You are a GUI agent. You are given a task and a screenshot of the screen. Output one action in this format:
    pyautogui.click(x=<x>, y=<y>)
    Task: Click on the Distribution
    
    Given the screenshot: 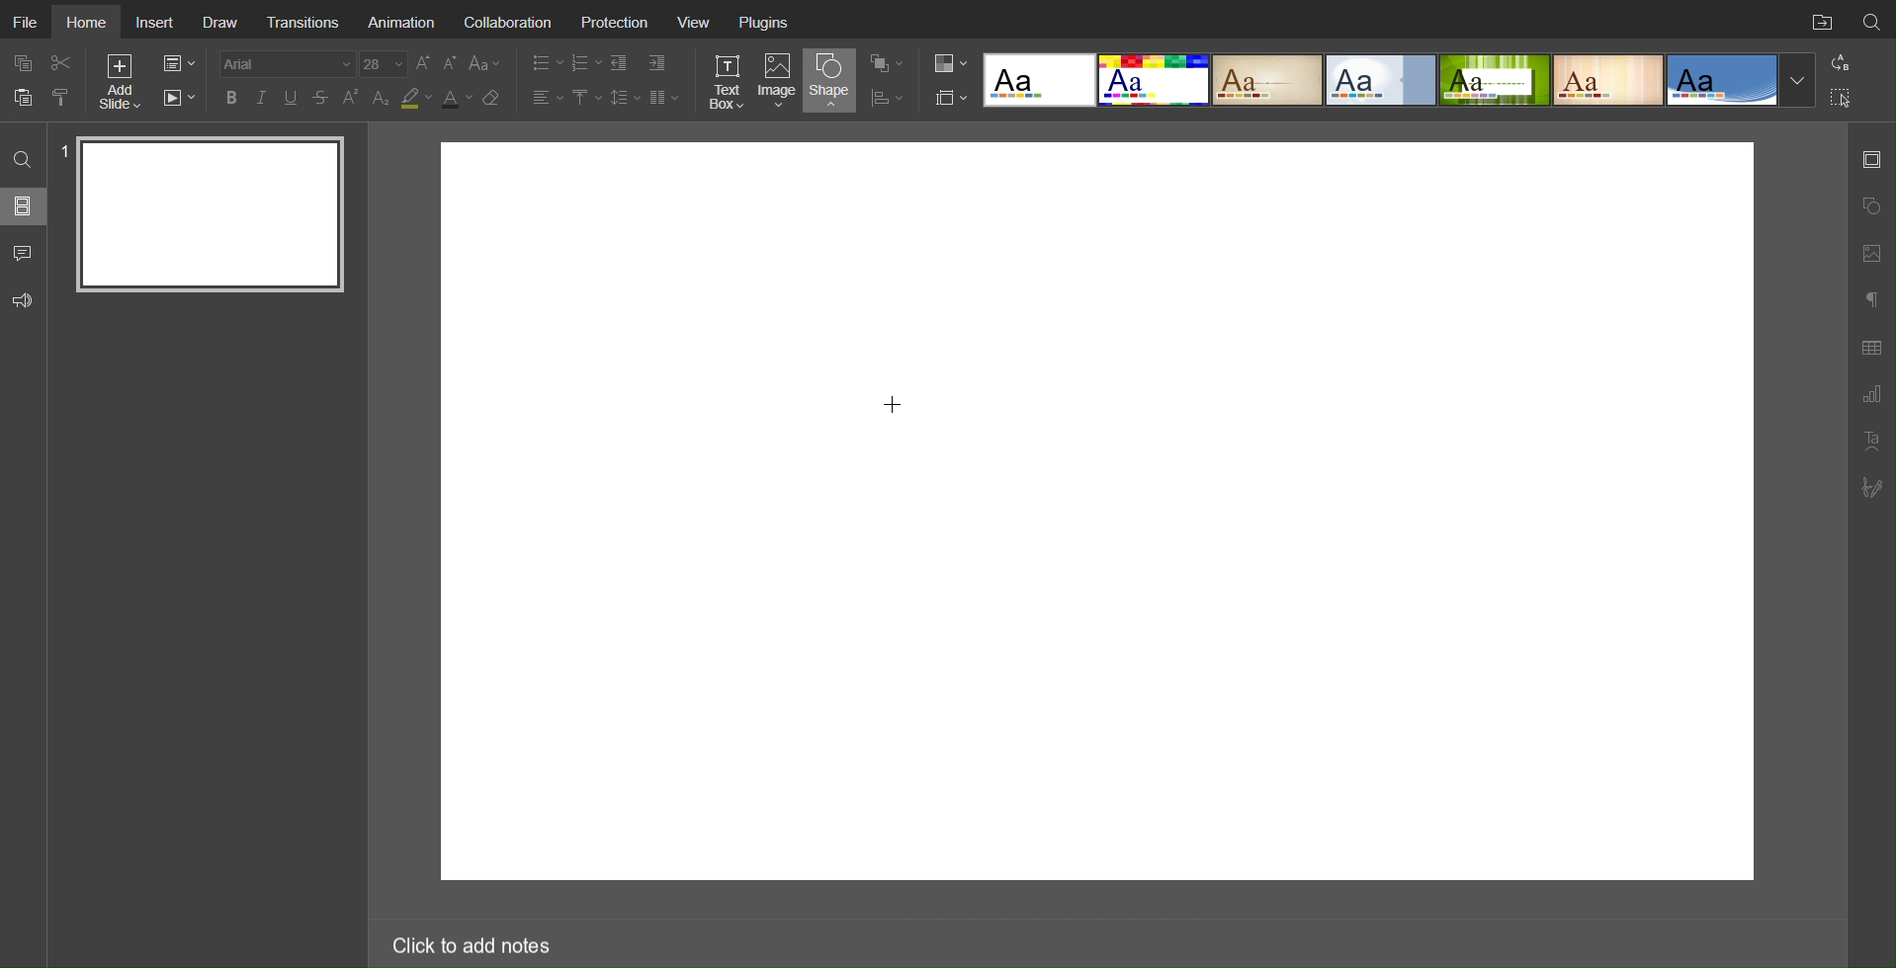 What is the action you would take?
    pyautogui.click(x=887, y=96)
    